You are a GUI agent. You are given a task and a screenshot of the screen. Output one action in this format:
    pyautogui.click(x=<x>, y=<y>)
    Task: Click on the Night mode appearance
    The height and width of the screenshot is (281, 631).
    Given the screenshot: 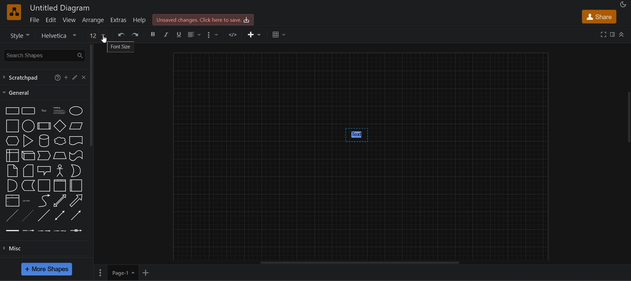 What is the action you would take?
    pyautogui.click(x=623, y=4)
    